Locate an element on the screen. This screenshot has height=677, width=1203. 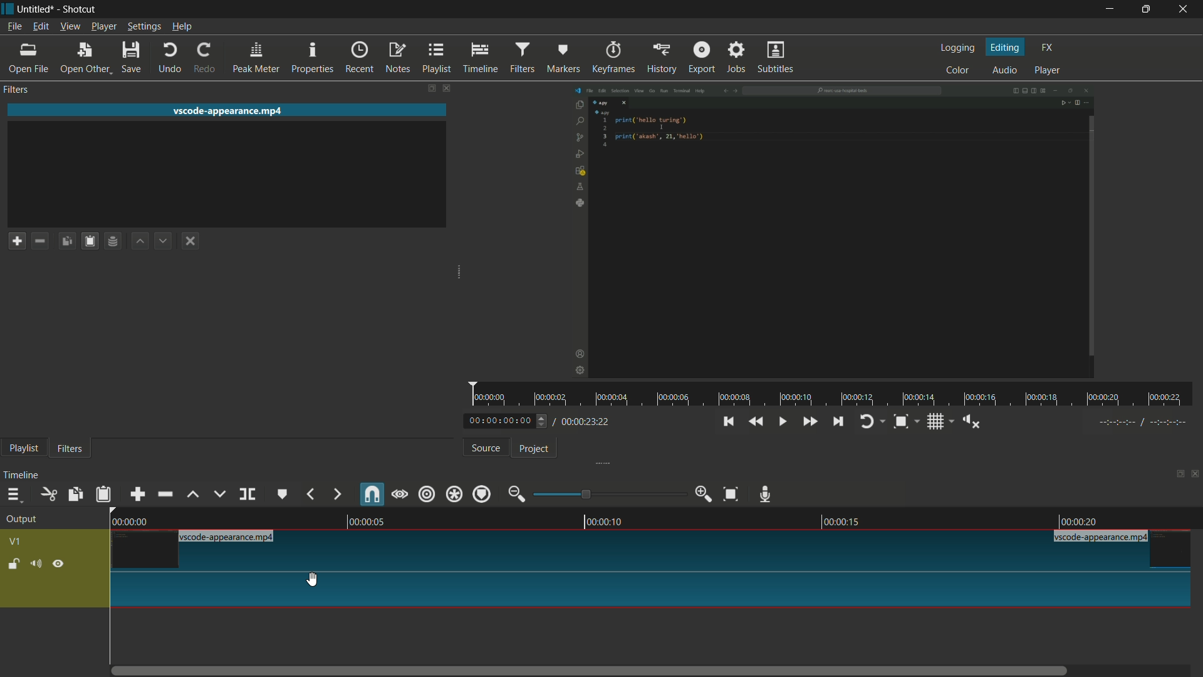
lock is located at coordinates (13, 565).